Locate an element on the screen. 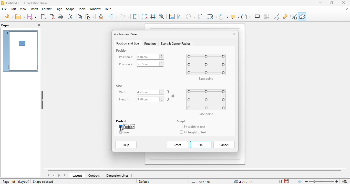 This screenshot has width=350, height=184. horizontal scroll bar is located at coordinates (195, 170).